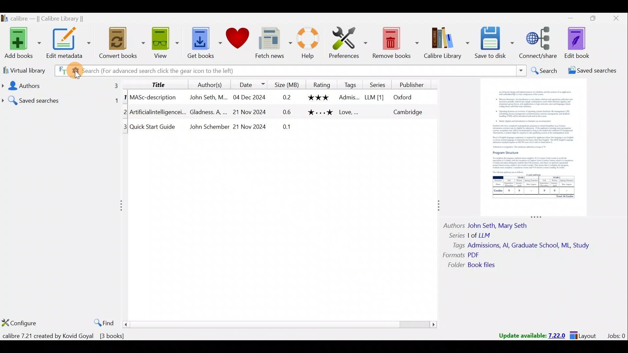 The image size is (628, 353). I want to click on Saved searches, so click(590, 71).